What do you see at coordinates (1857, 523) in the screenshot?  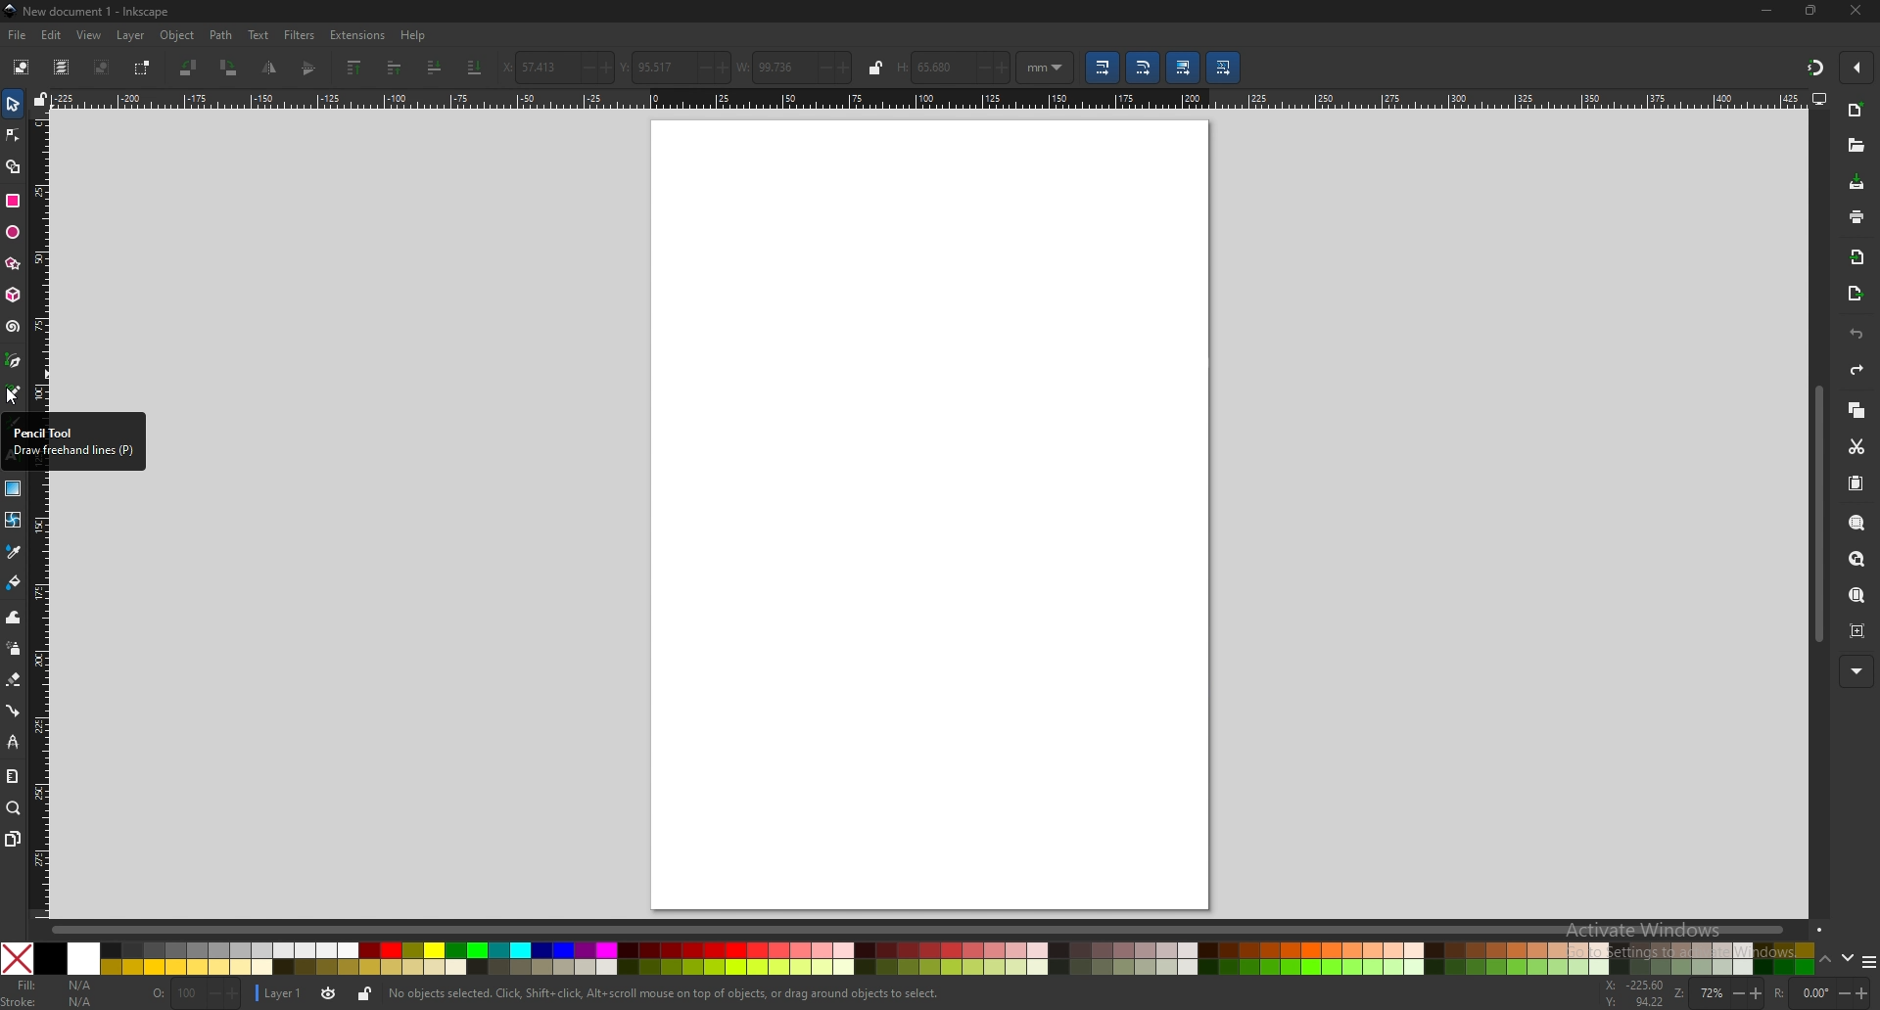 I see `zoom selection` at bounding box center [1857, 523].